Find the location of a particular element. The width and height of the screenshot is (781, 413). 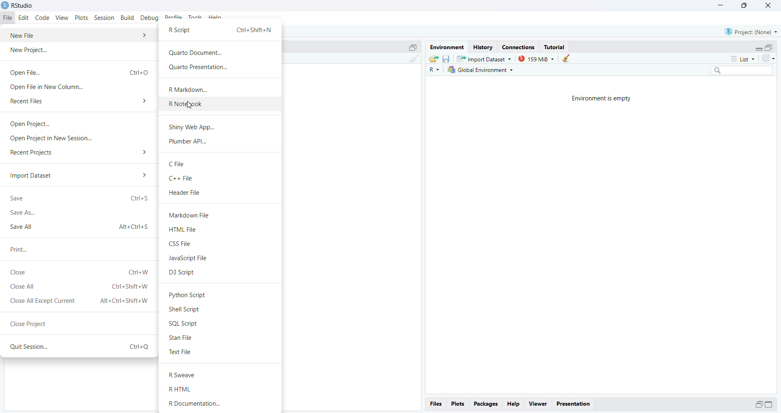

C++ File is located at coordinates (183, 179).